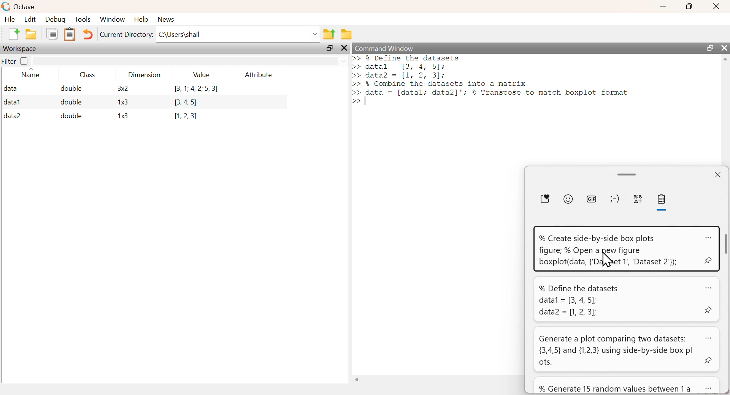  Describe the element at coordinates (31, 74) in the screenshot. I see `Name` at that location.